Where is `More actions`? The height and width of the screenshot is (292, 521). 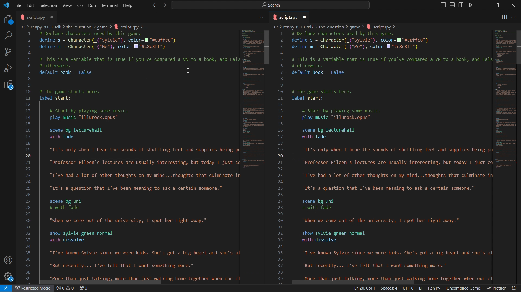 More actions is located at coordinates (516, 17).